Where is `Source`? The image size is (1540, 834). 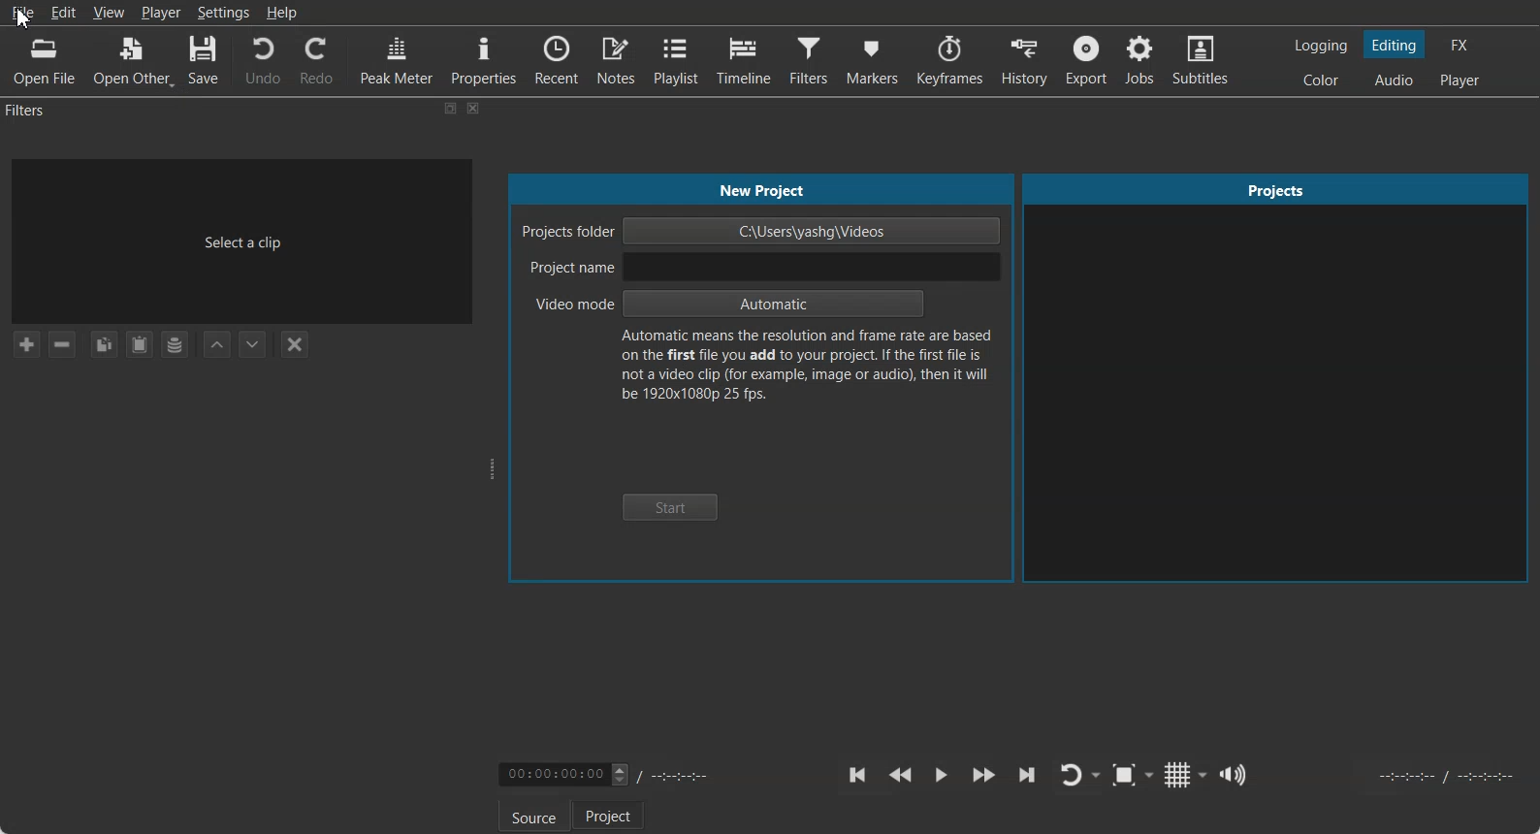
Source is located at coordinates (530, 817).